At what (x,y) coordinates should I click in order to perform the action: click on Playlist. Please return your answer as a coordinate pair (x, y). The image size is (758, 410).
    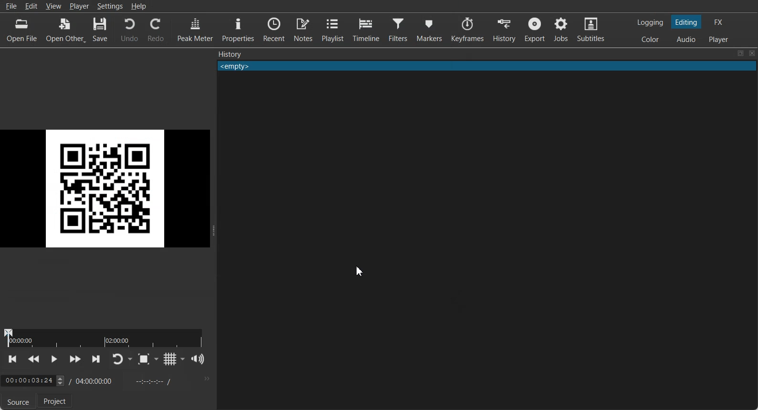
    Looking at the image, I should click on (332, 29).